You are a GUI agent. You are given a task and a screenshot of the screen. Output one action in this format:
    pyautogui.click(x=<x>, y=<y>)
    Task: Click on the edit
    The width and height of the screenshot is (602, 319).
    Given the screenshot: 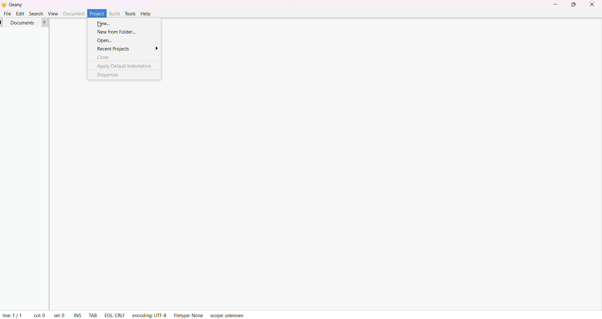 What is the action you would take?
    pyautogui.click(x=20, y=13)
    